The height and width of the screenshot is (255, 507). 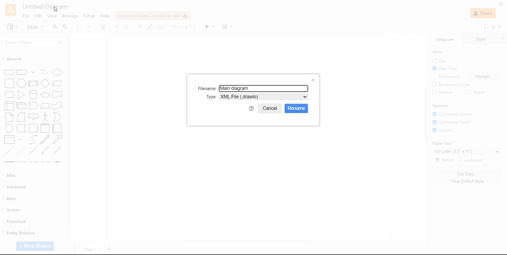 What do you see at coordinates (140, 27) in the screenshot?
I see `Fill colour ` at bounding box center [140, 27].